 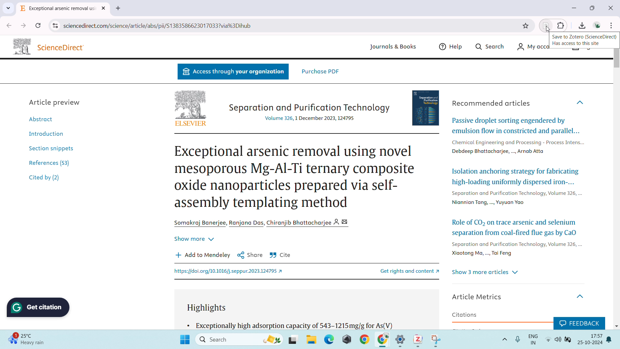 I want to click on Recommended articles, so click(x=491, y=103).